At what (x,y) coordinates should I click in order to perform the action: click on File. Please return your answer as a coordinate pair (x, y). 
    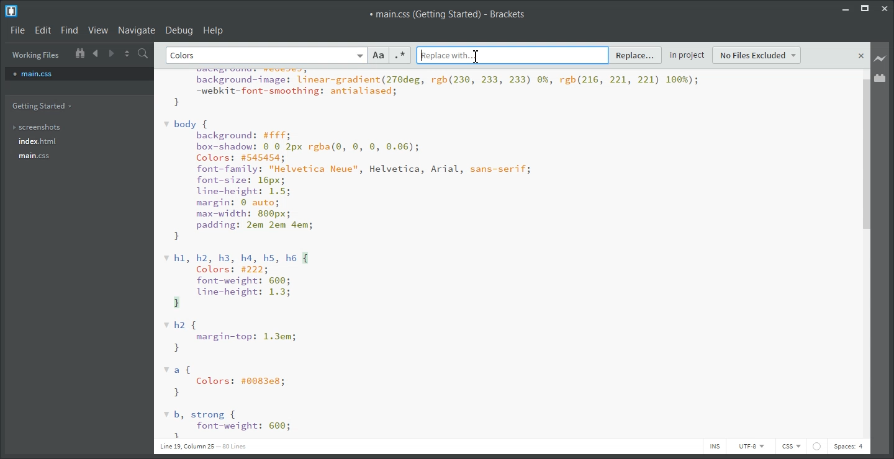
    Looking at the image, I should click on (17, 29).